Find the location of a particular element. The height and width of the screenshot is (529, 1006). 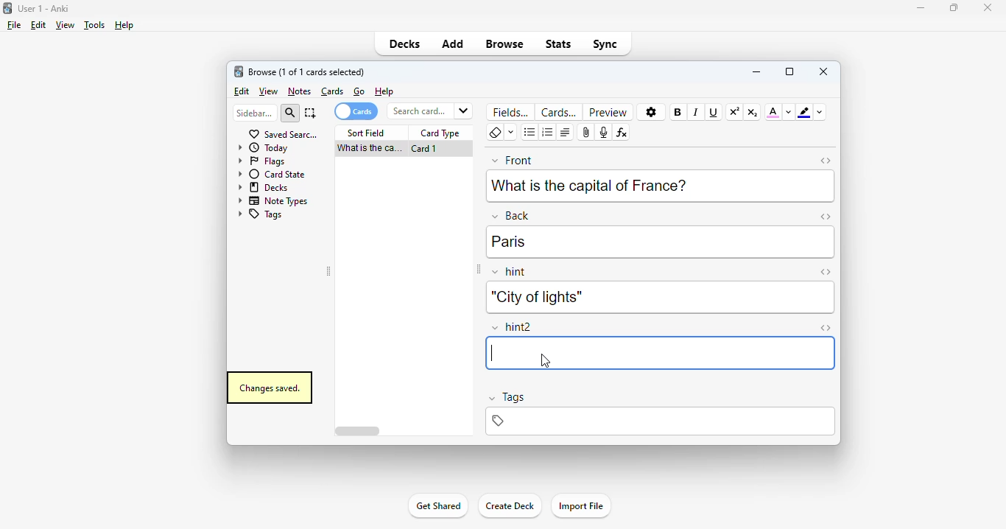

sidebar filter is located at coordinates (255, 113).